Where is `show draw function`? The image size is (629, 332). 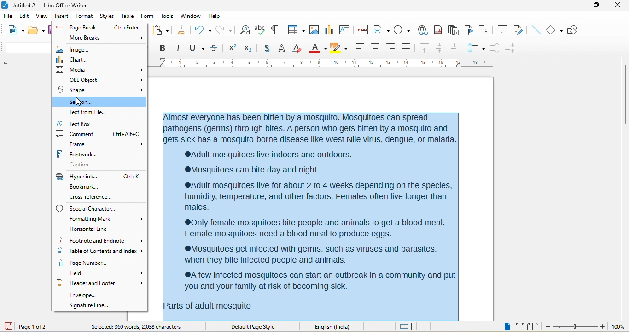 show draw function is located at coordinates (573, 30).